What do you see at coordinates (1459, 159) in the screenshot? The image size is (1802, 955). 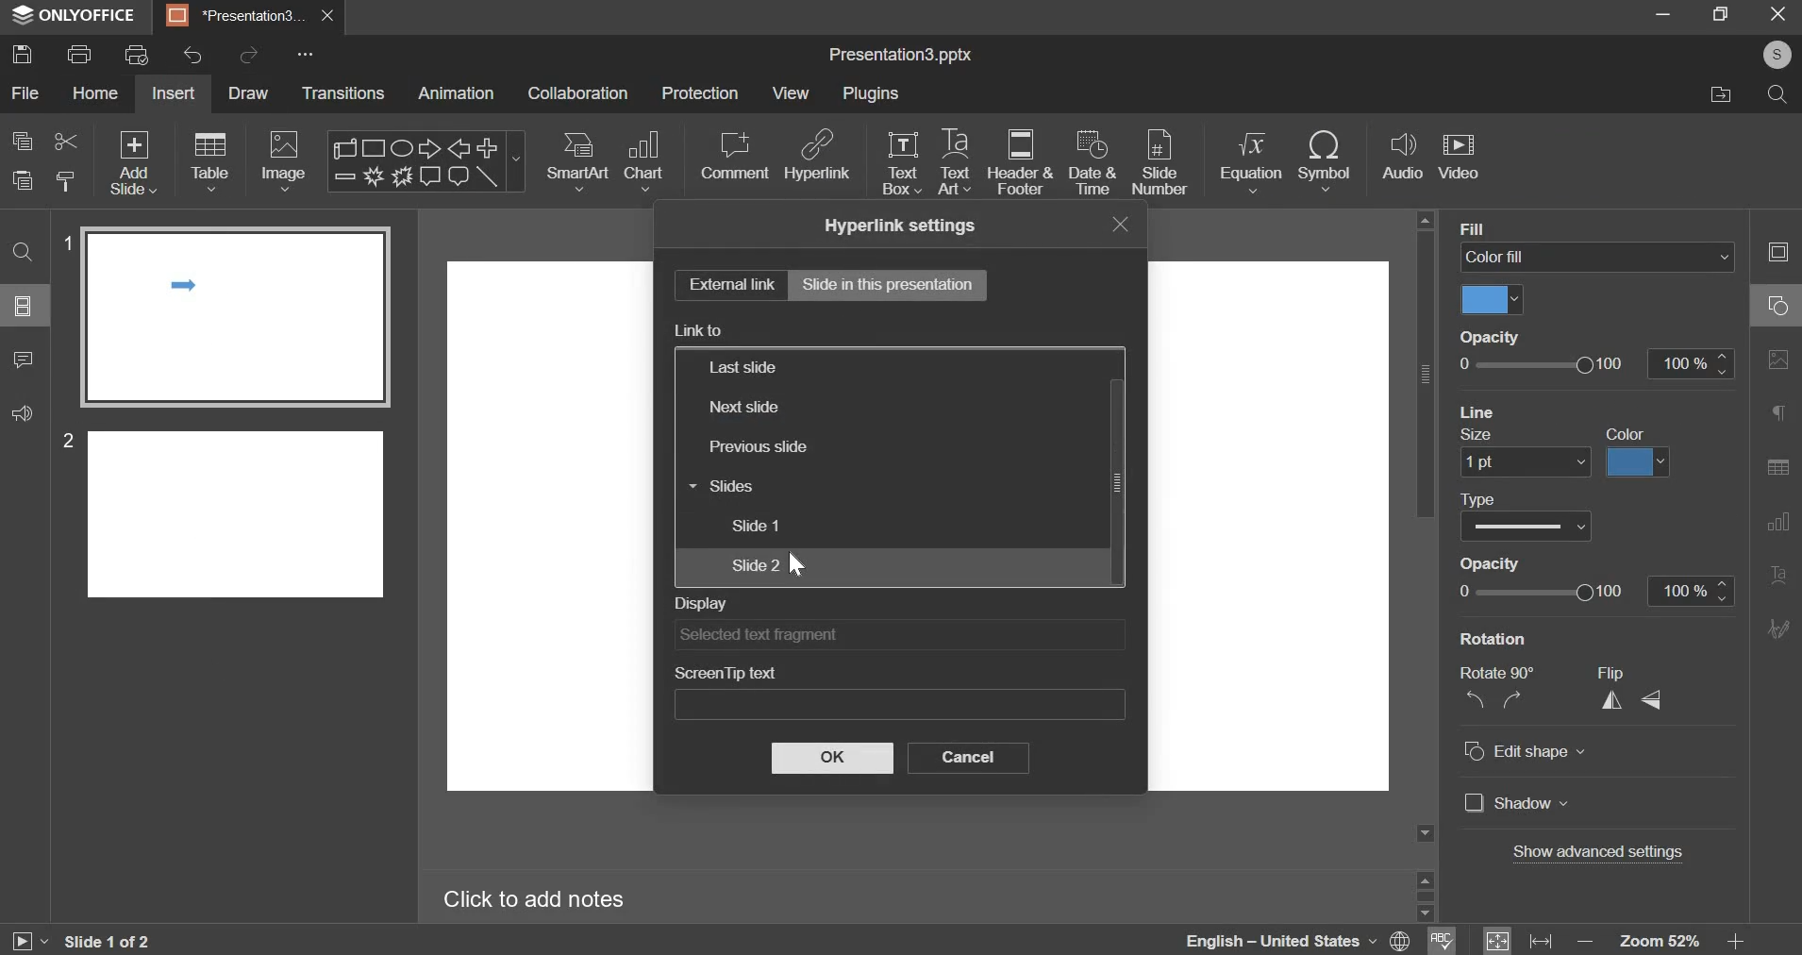 I see `video` at bounding box center [1459, 159].